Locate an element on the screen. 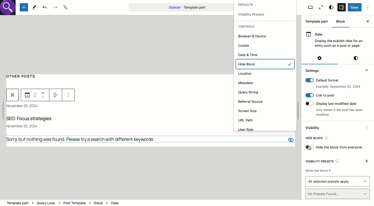  Left alignment is located at coordinates (56, 94).